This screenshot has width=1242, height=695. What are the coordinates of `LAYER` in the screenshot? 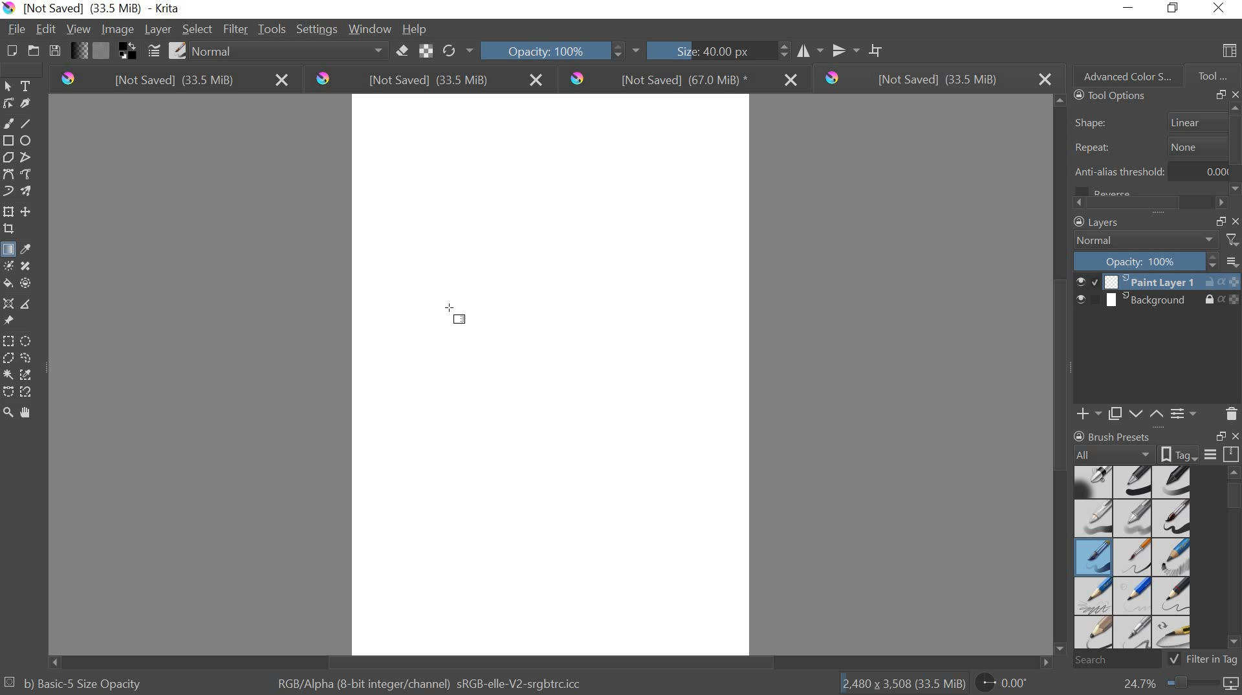 It's located at (157, 30).